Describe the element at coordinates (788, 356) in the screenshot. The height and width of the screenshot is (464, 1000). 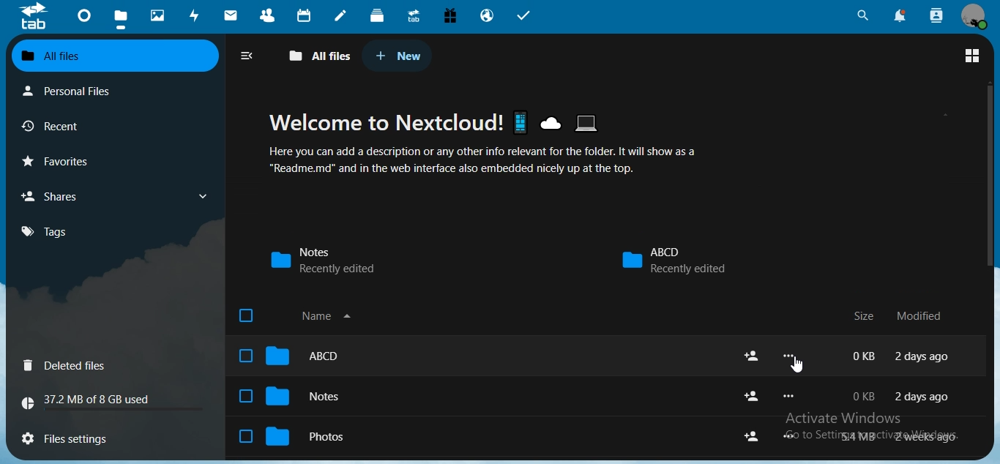
I see `...` at that location.